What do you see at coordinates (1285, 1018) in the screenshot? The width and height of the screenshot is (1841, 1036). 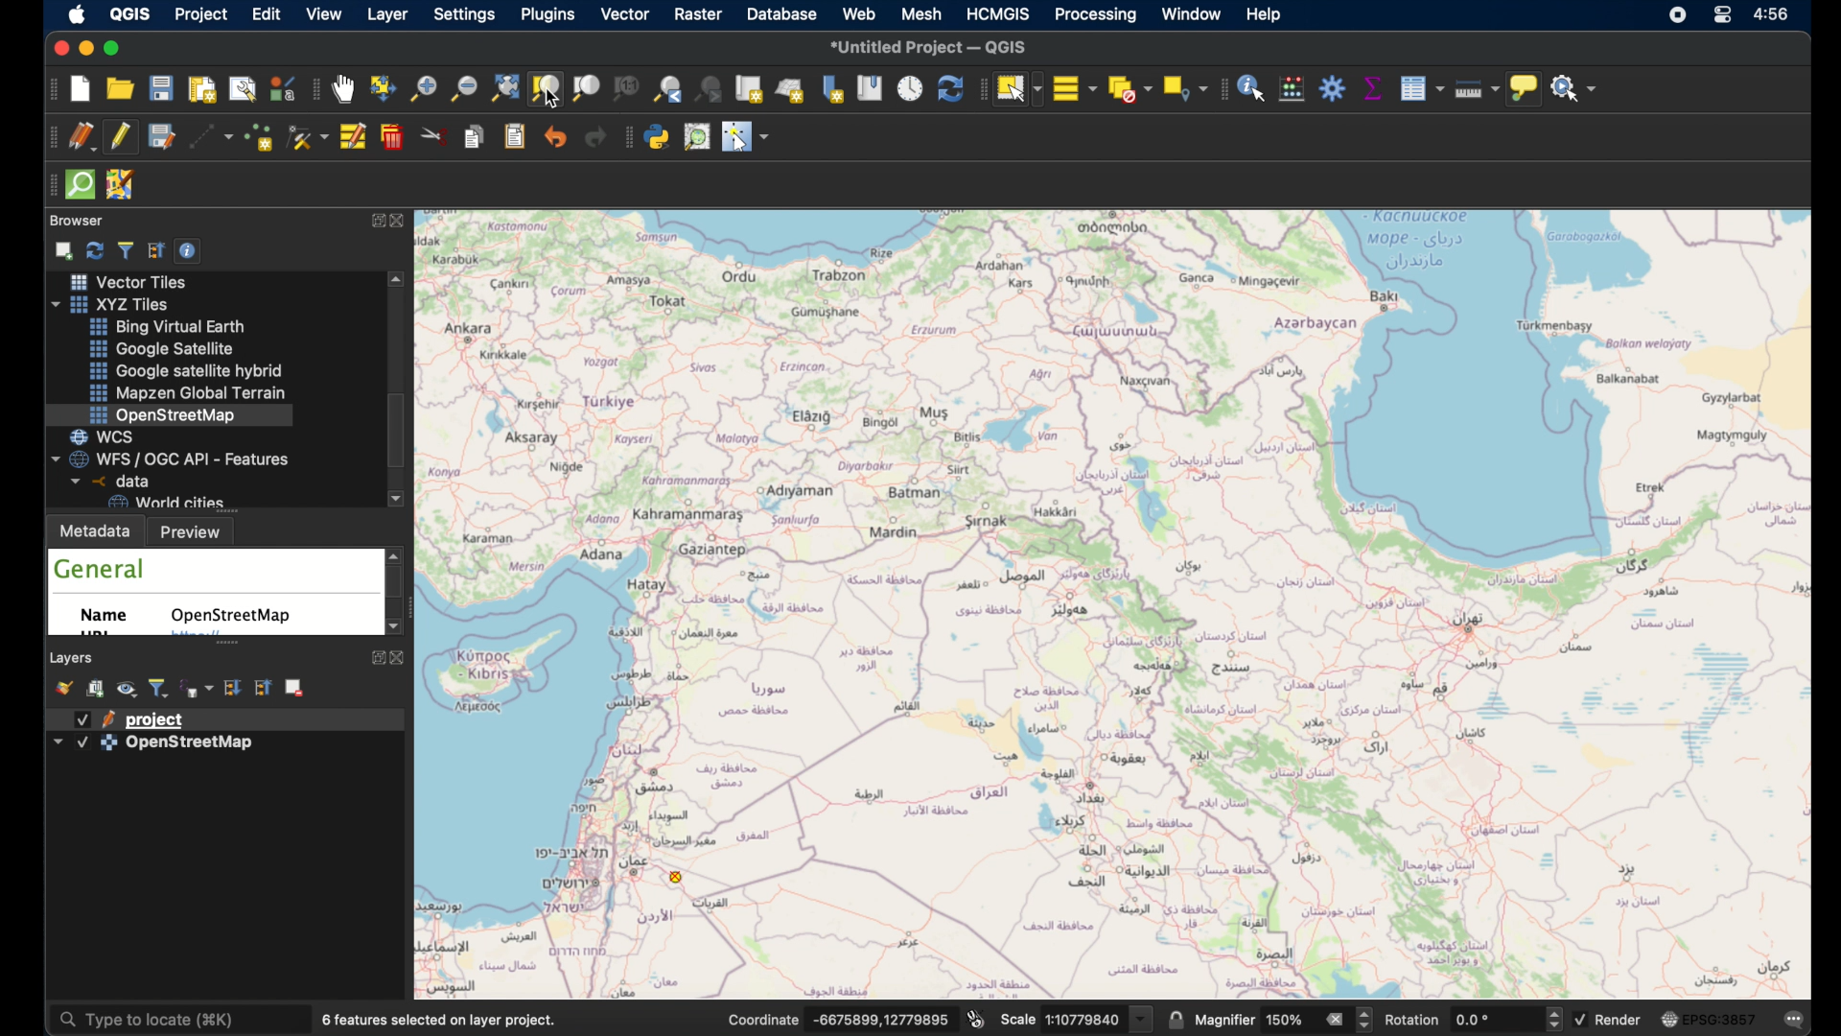 I see `magnifier value` at bounding box center [1285, 1018].